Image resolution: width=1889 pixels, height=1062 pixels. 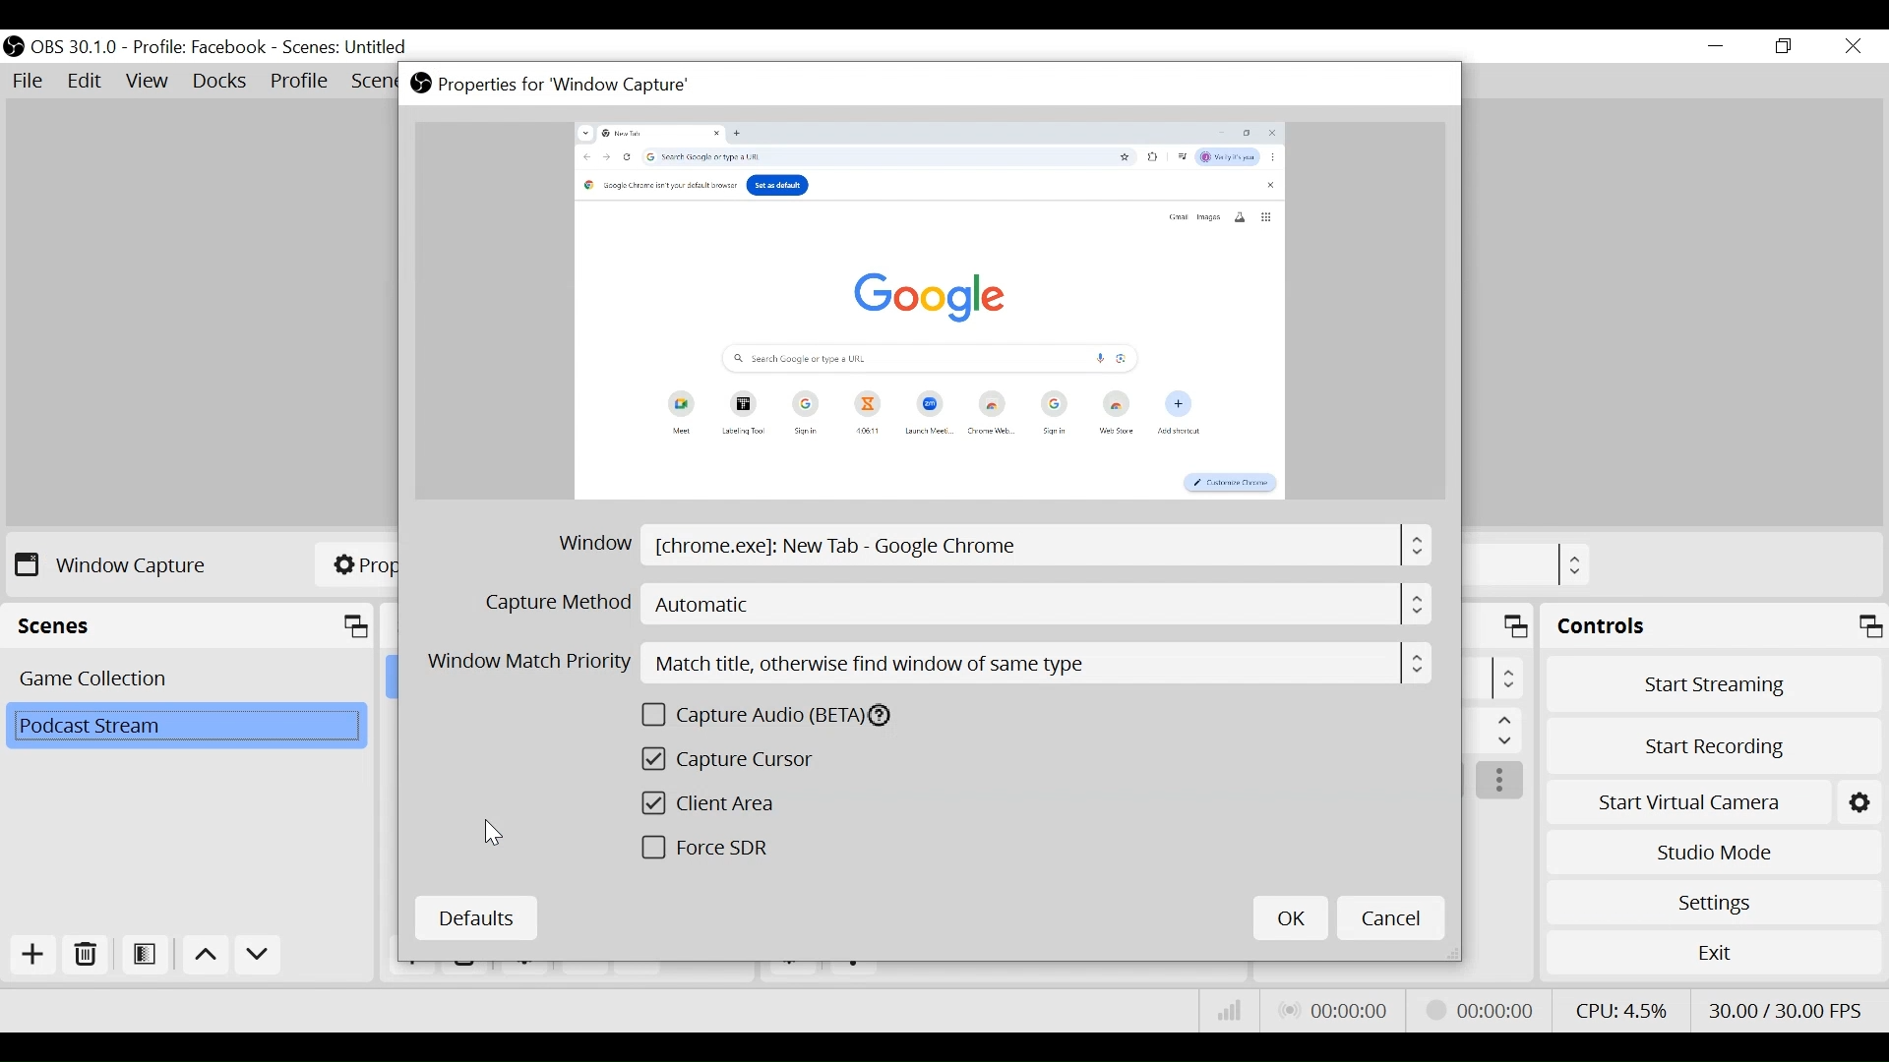 I want to click on Start Recording, so click(x=1710, y=744).